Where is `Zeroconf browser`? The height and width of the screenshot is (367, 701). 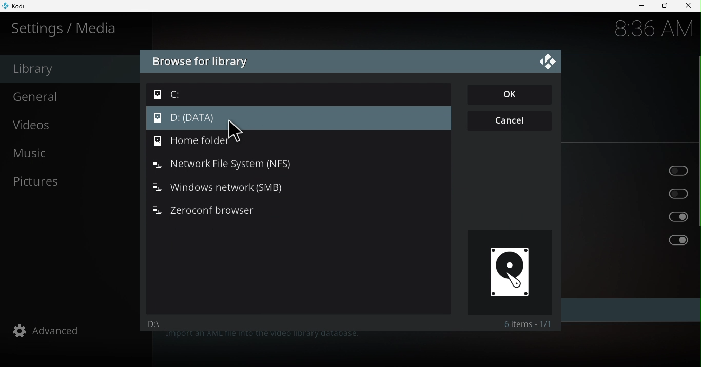
Zeroconf browser is located at coordinates (292, 209).